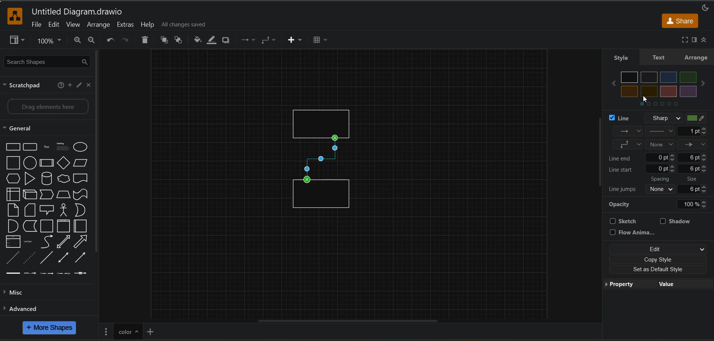  What do you see at coordinates (30, 195) in the screenshot?
I see `Cube` at bounding box center [30, 195].